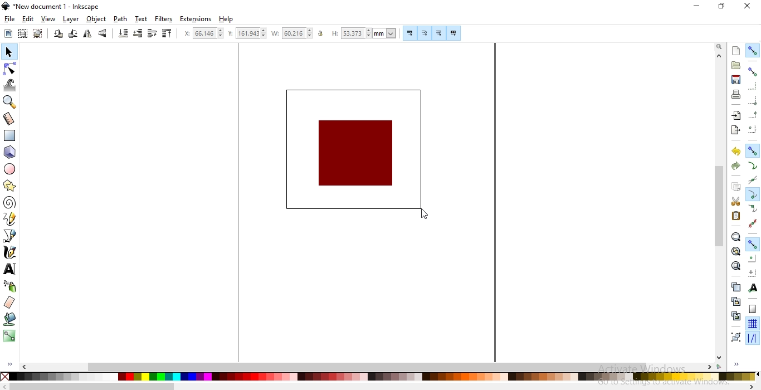 Image resolution: width=761 pixels, height=390 pixels. Describe the element at coordinates (138, 34) in the screenshot. I see `lower selection one step` at that location.